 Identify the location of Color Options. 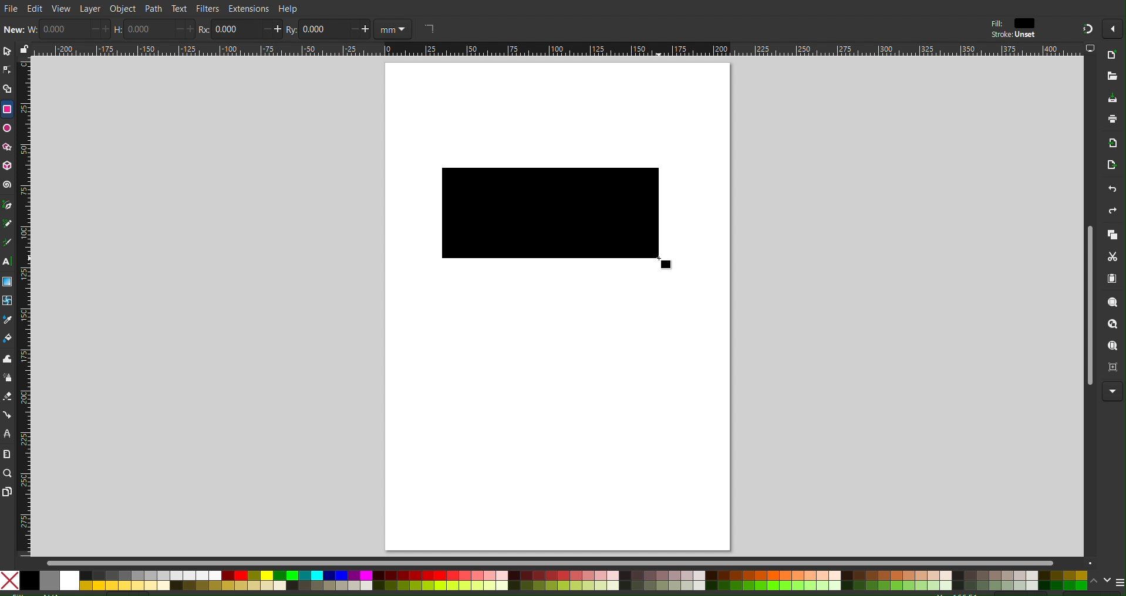
(545, 581).